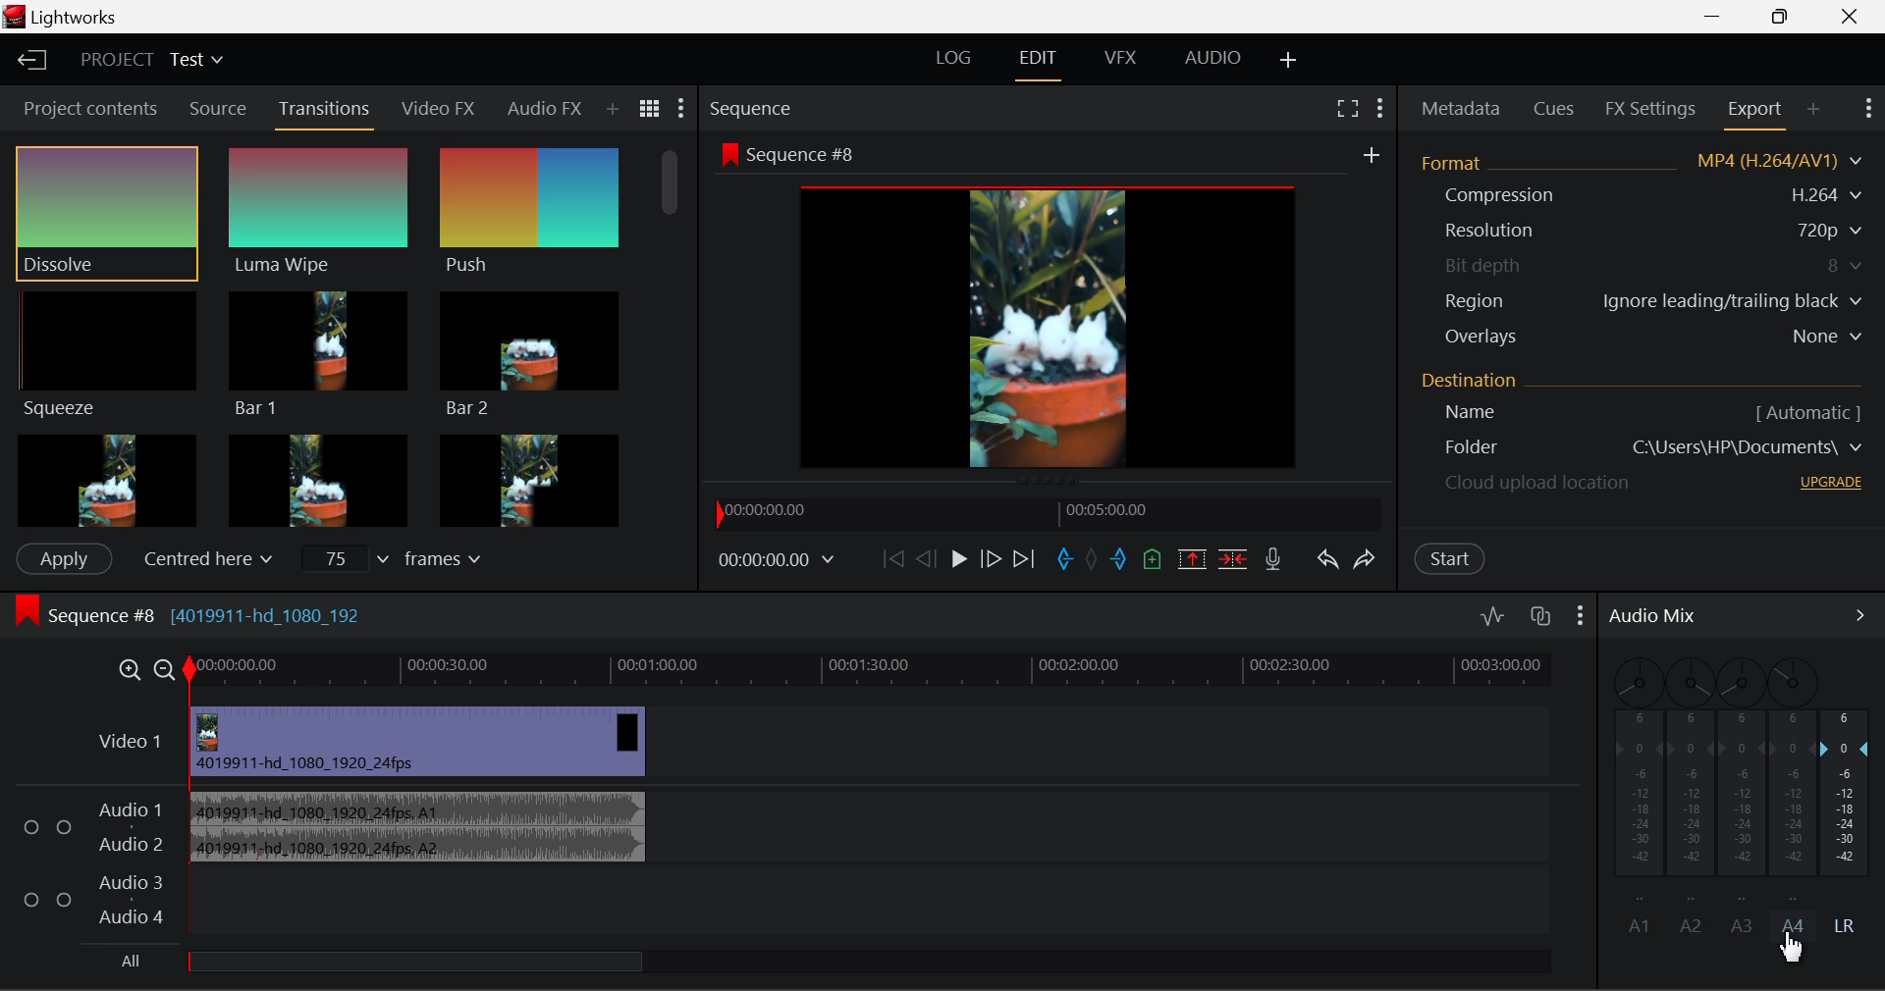 This screenshot has width=1885, height=991. What do you see at coordinates (1868, 108) in the screenshot?
I see `Show Settings` at bounding box center [1868, 108].